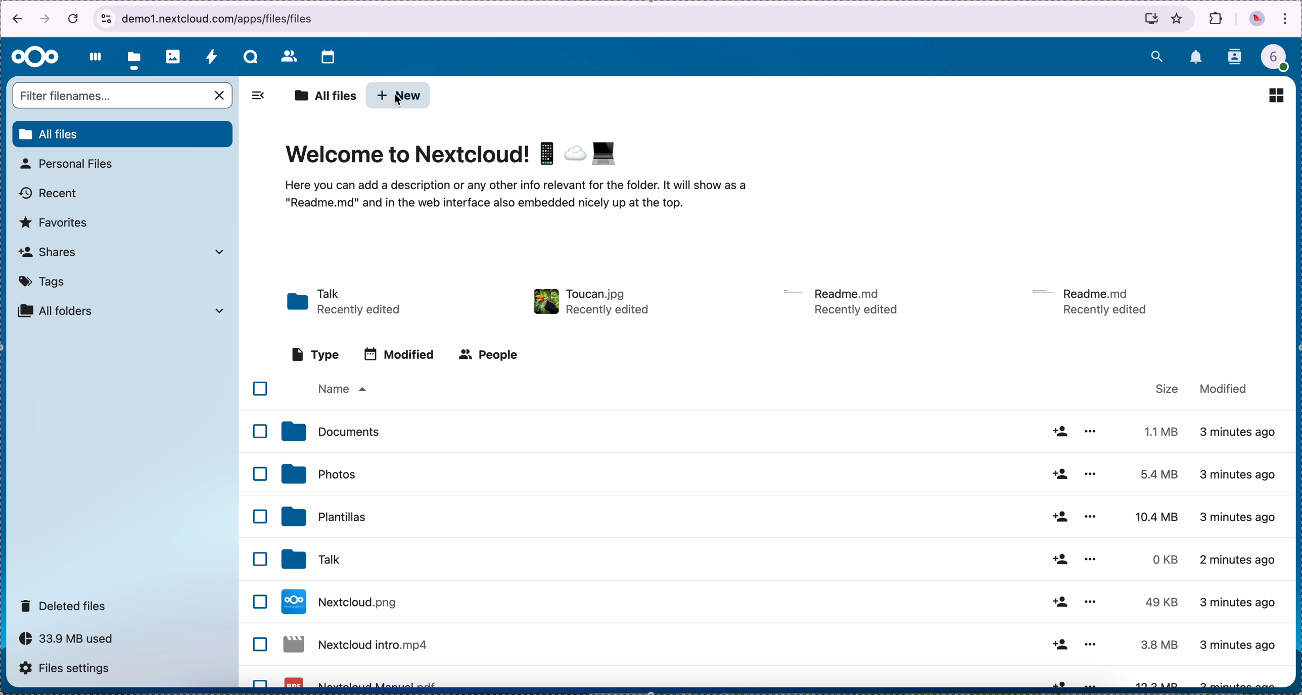 The height and width of the screenshot is (695, 1302). Describe the element at coordinates (1092, 598) in the screenshot. I see `more options` at that location.